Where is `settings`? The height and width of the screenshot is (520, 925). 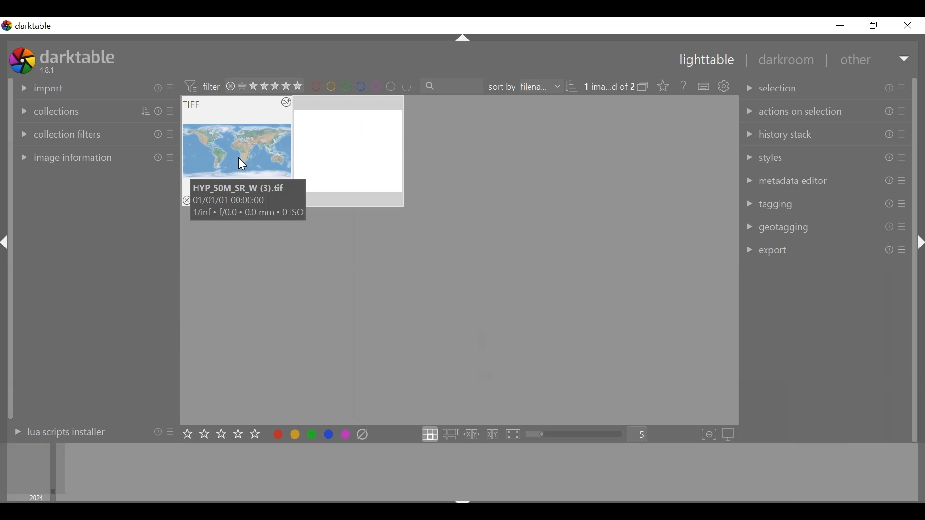
settings is located at coordinates (725, 86).